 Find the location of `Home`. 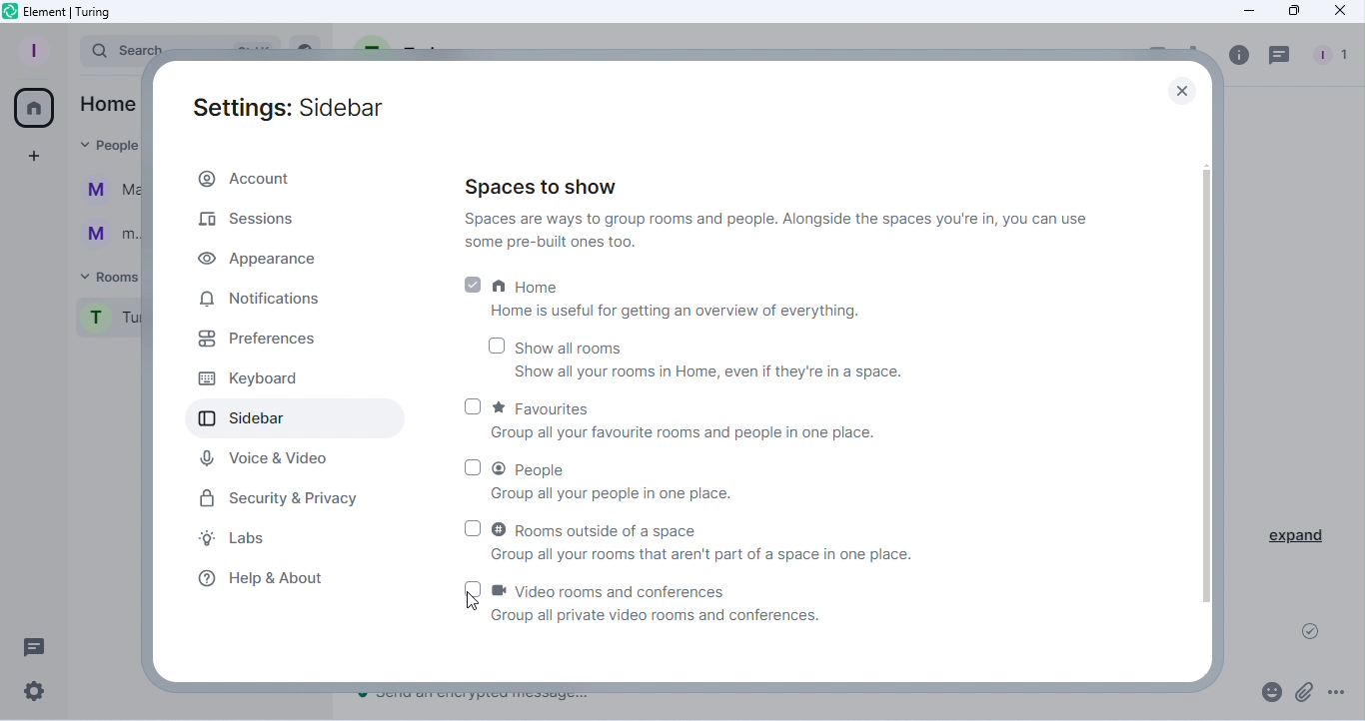

Home is located at coordinates (107, 107).